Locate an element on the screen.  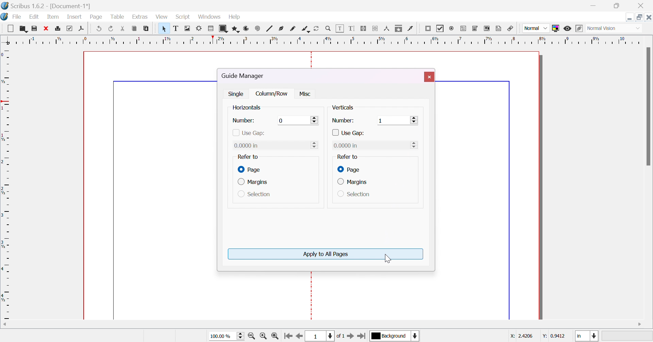
text frame is located at coordinates (176, 29).